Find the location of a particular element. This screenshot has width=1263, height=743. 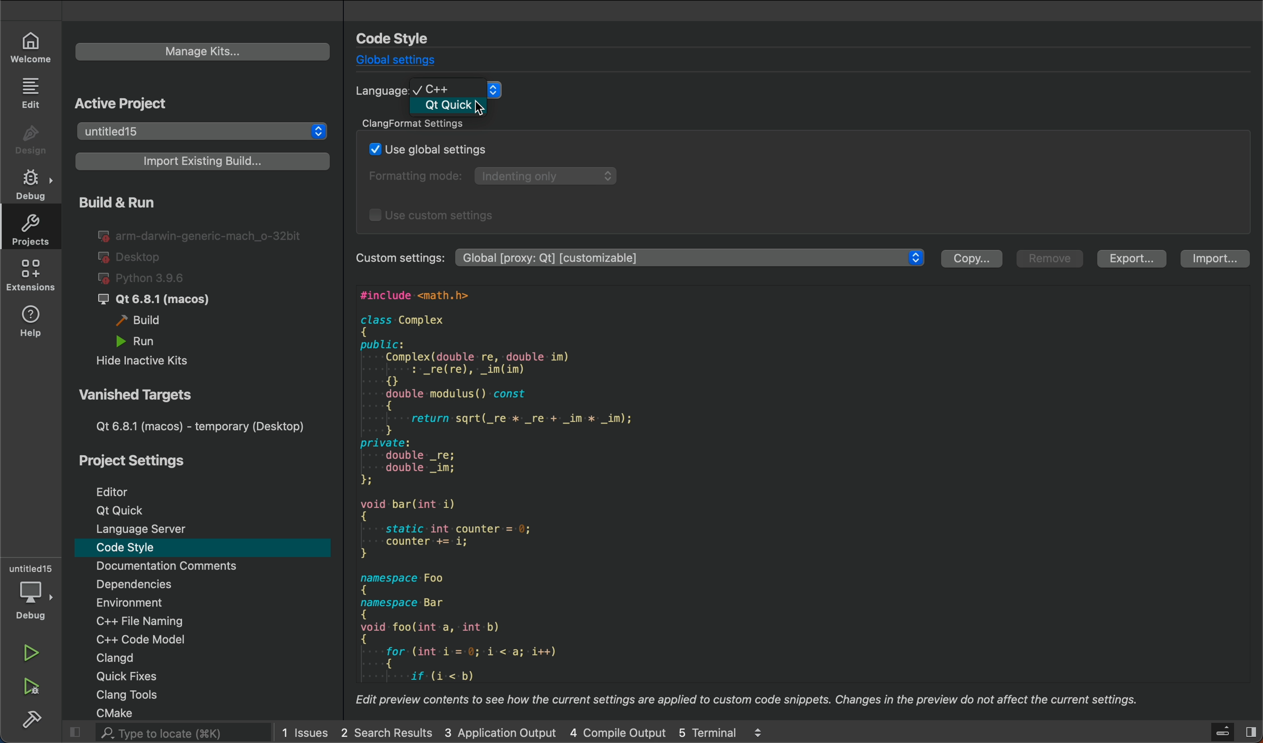

quick fixes is located at coordinates (140, 676).